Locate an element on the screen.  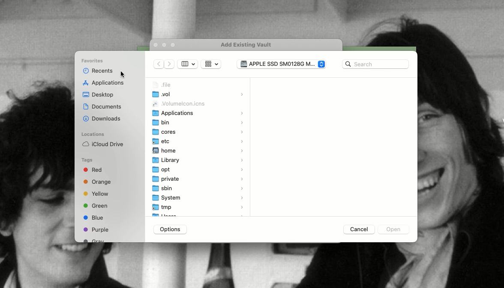
iCloud Drive is located at coordinates (102, 144).